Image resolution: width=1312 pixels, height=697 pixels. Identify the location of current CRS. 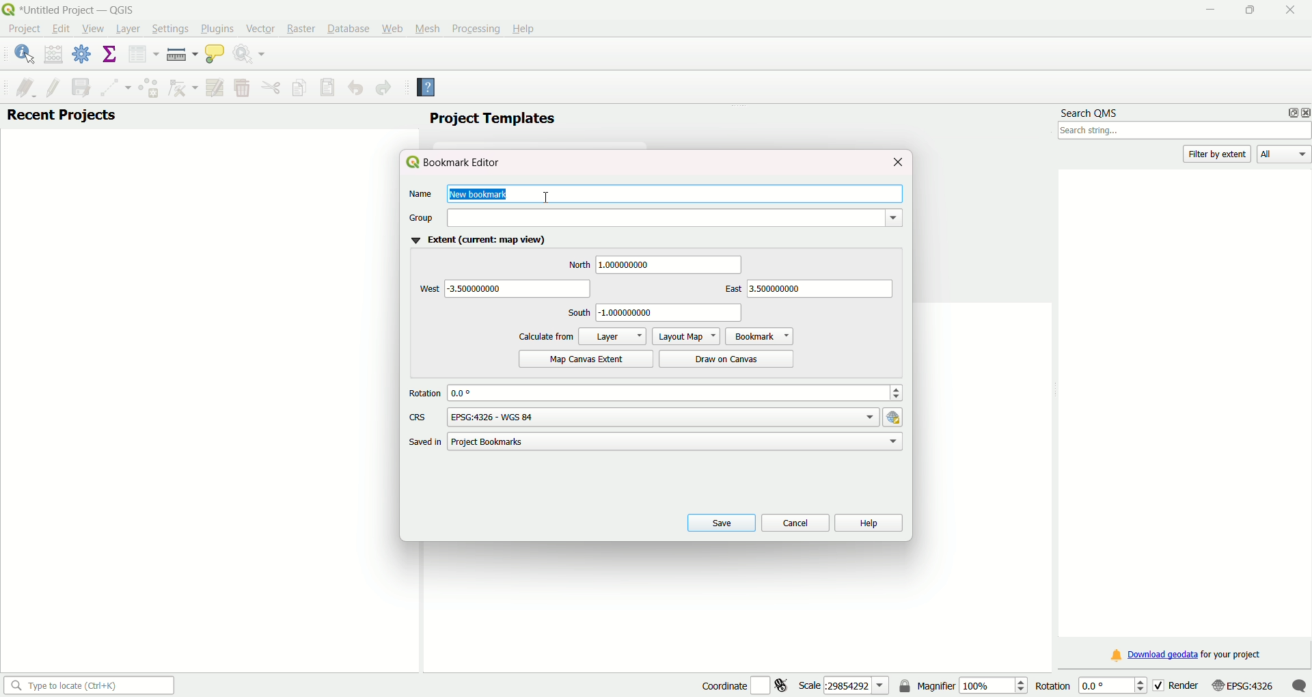
(1242, 684).